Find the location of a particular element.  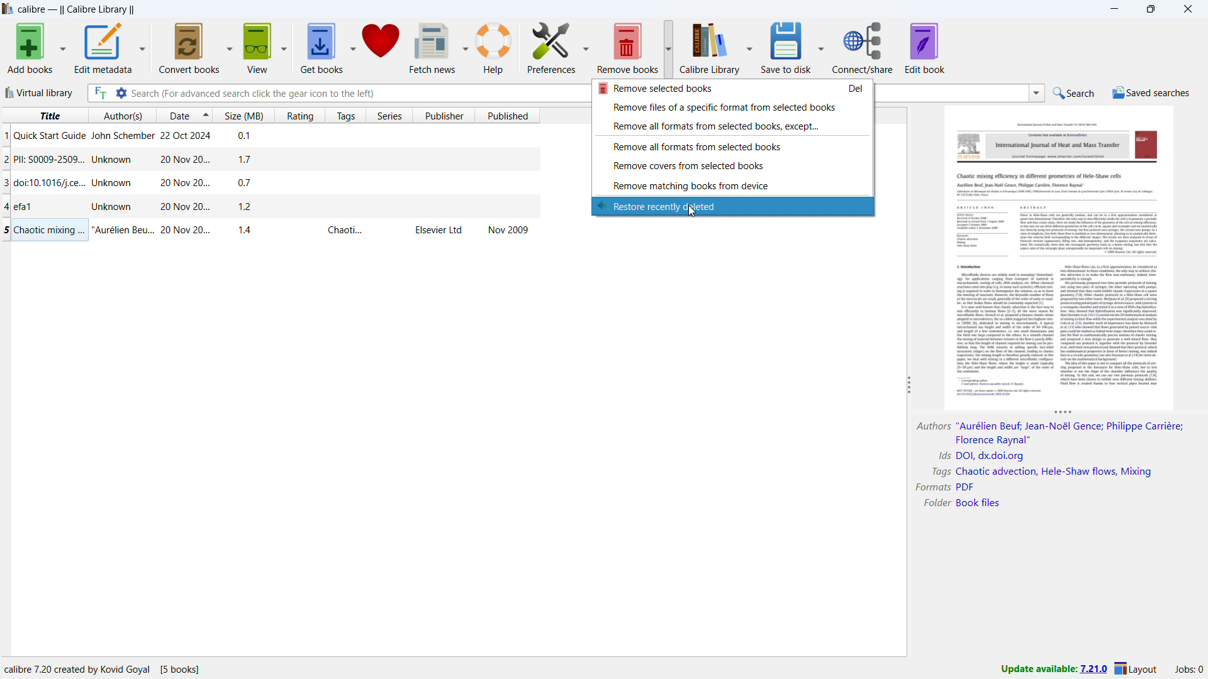

fetch news is located at coordinates (432, 48).